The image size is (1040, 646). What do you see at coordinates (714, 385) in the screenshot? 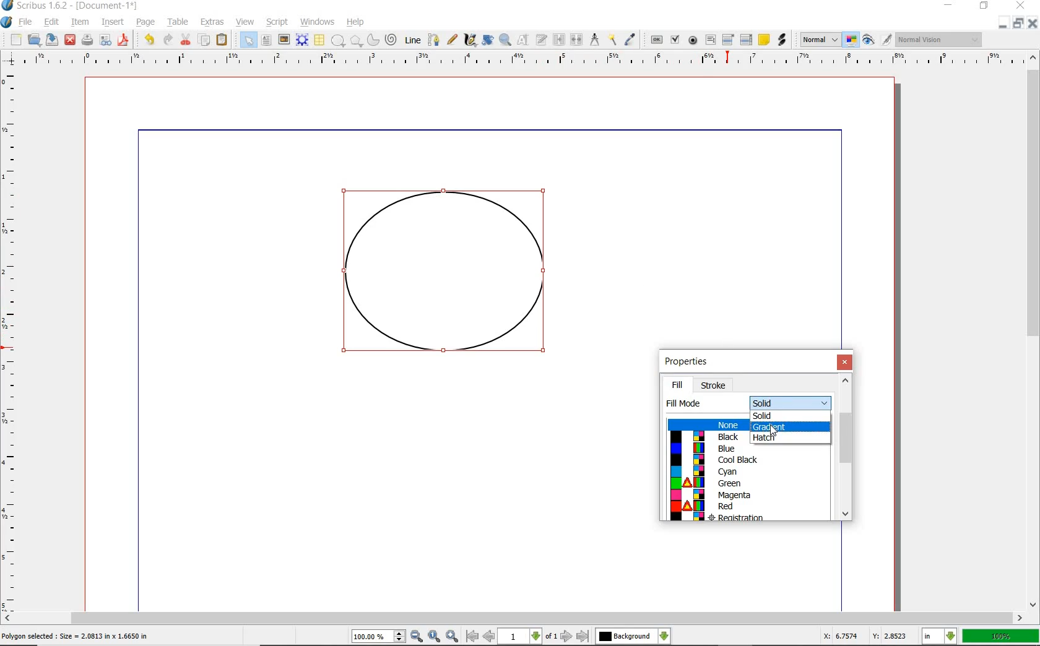
I see `stroke` at bounding box center [714, 385].